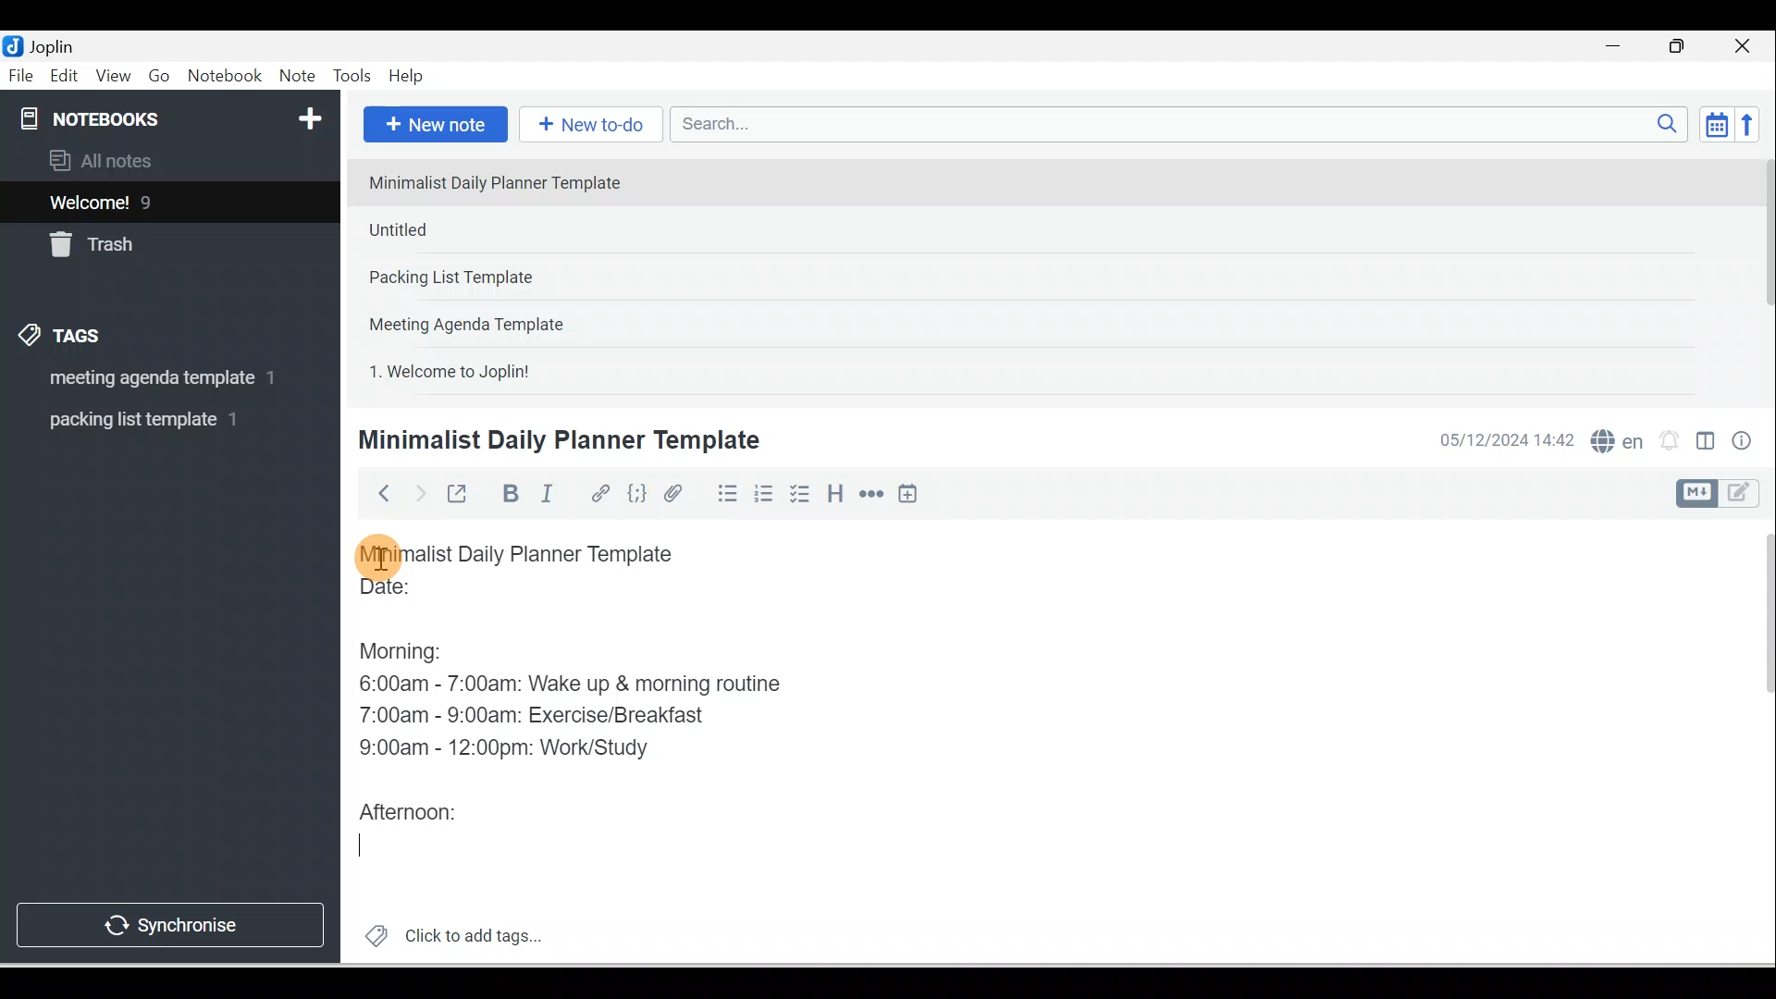  What do you see at coordinates (432, 126) in the screenshot?
I see `New note` at bounding box center [432, 126].